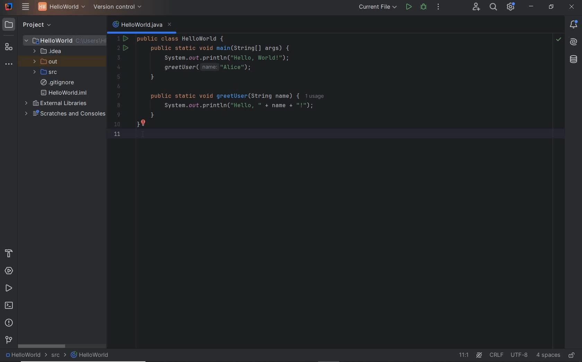  I want to click on search, so click(494, 7).